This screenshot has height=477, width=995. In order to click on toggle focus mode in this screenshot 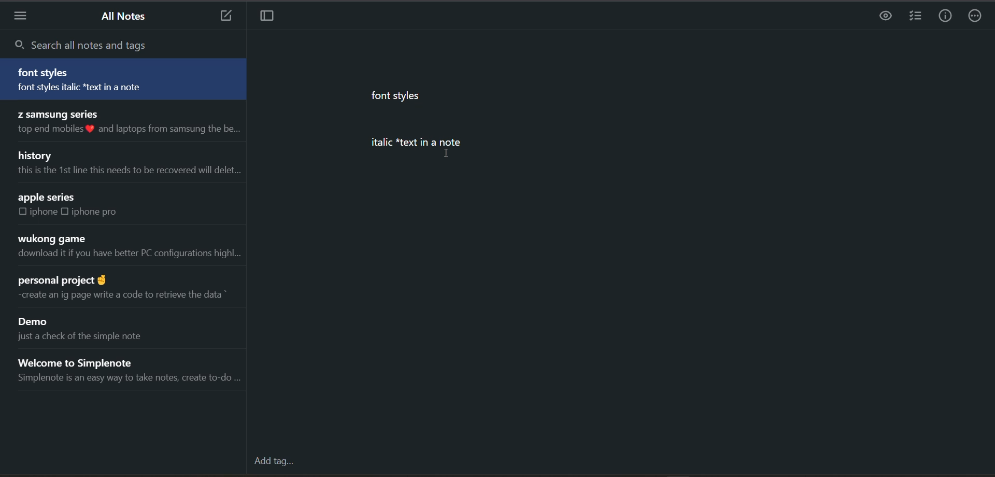, I will do `click(274, 18)`.